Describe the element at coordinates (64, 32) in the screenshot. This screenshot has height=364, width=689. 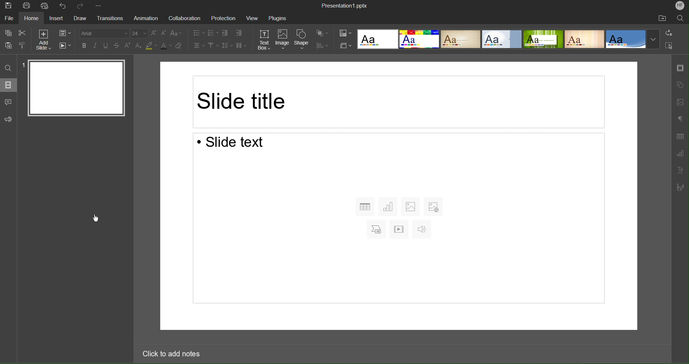
I see `Slide Settings` at that location.